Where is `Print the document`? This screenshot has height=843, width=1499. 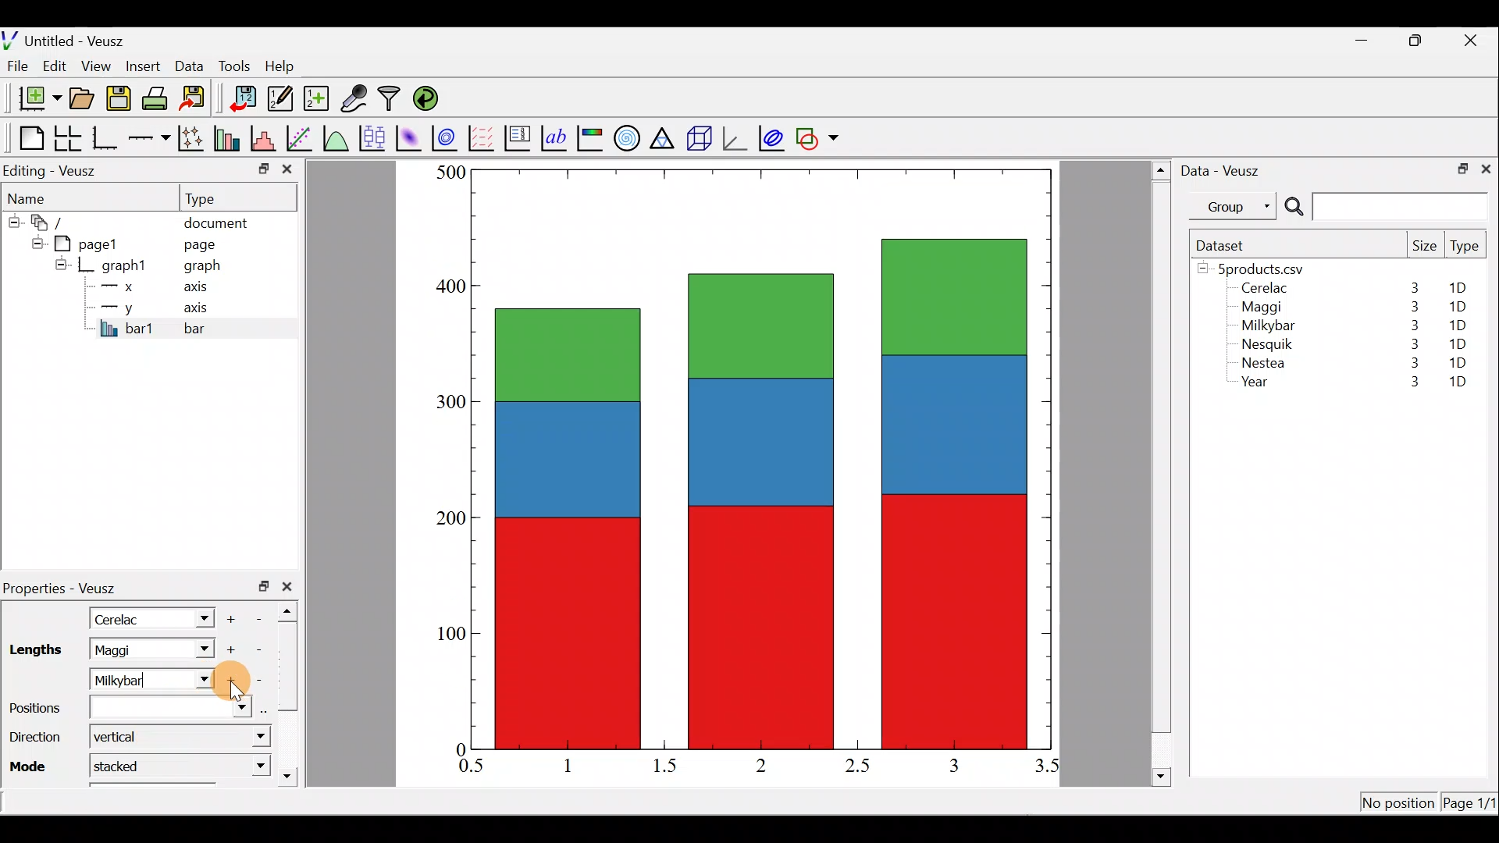
Print the document is located at coordinates (159, 98).